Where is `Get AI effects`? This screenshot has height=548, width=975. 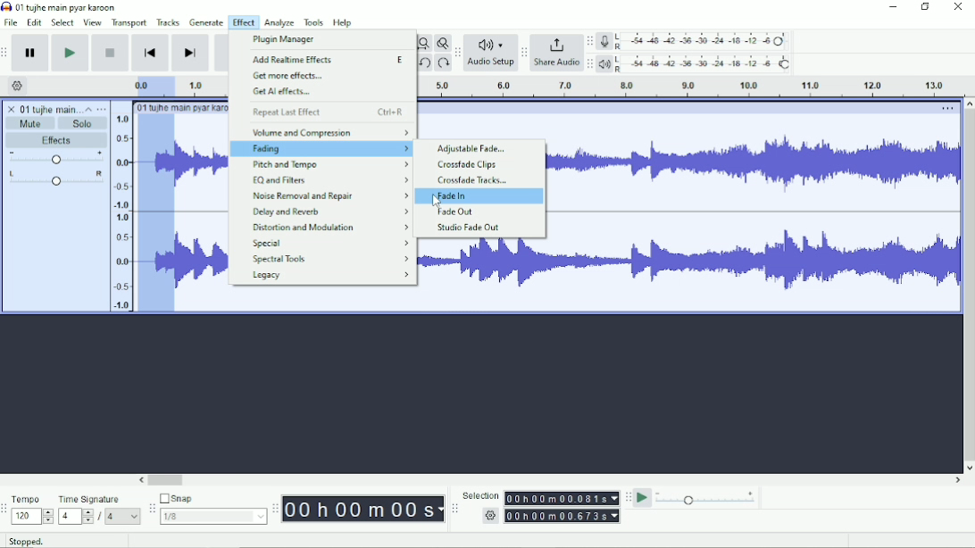 Get AI effects is located at coordinates (282, 92).